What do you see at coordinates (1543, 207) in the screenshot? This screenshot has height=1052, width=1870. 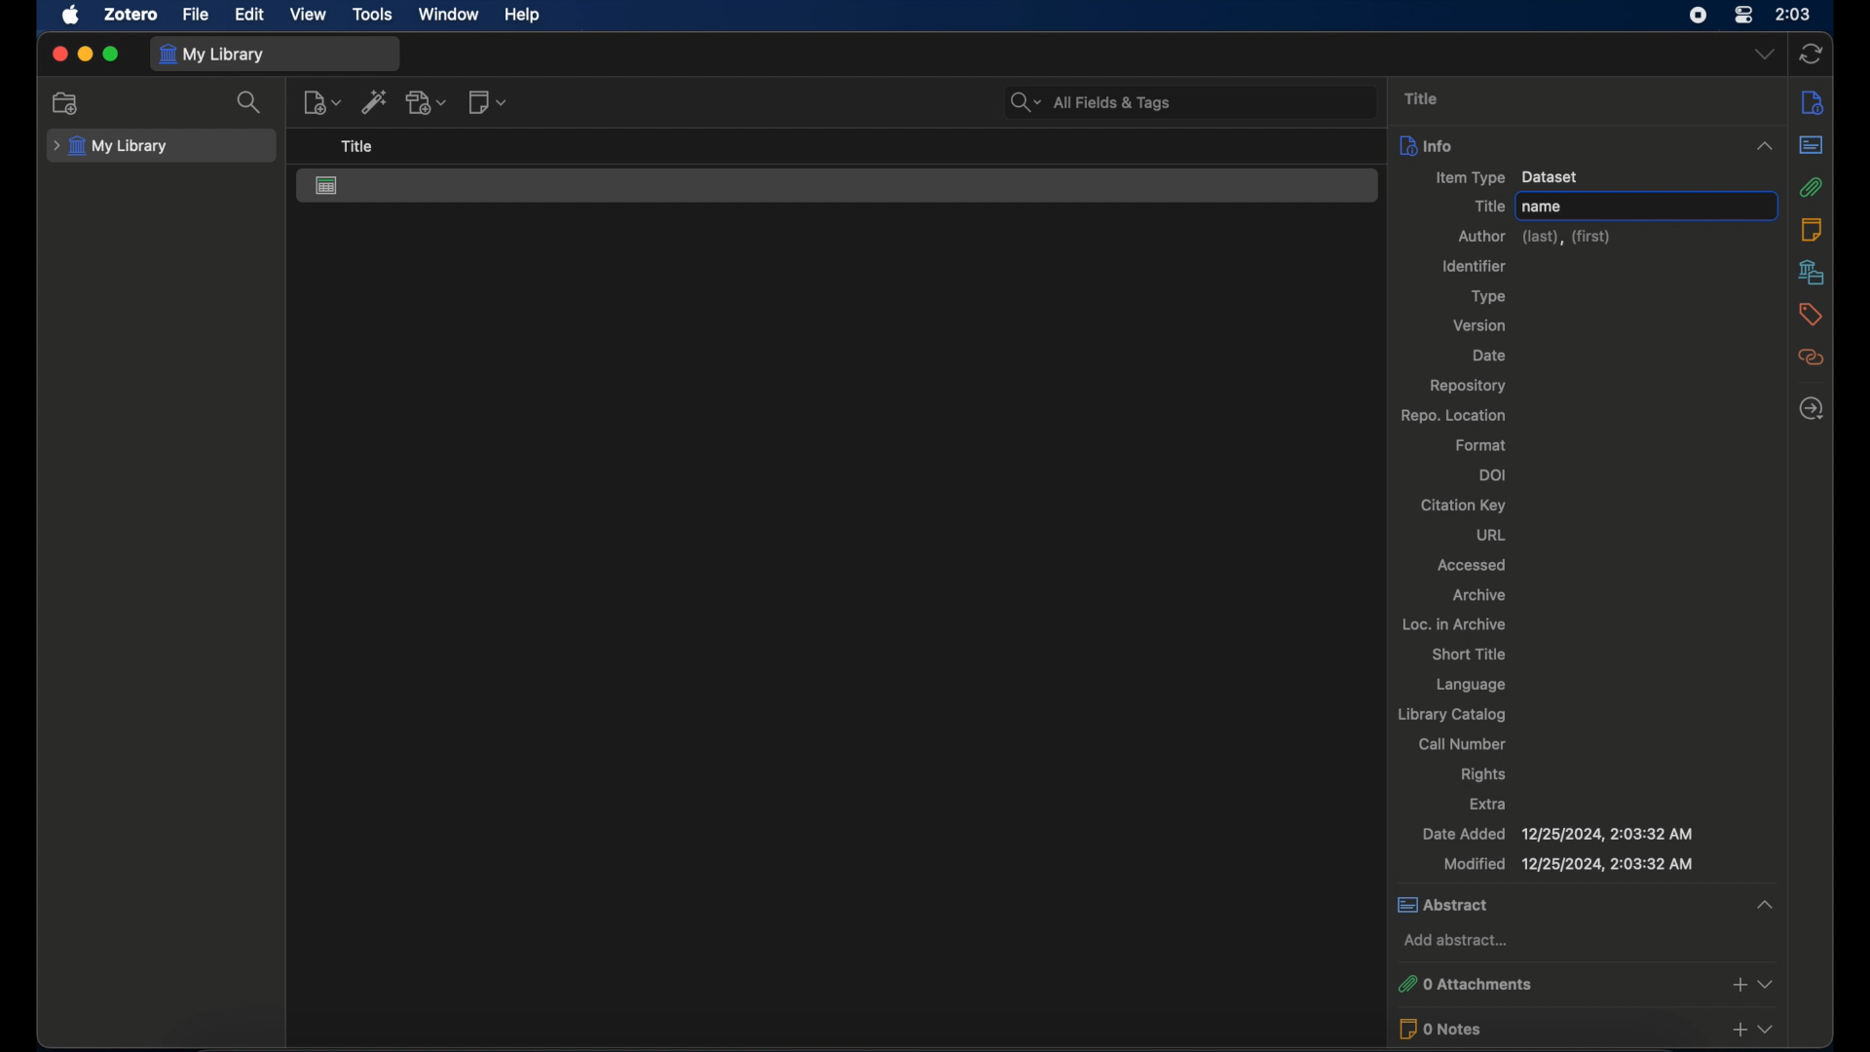 I see `name` at bounding box center [1543, 207].